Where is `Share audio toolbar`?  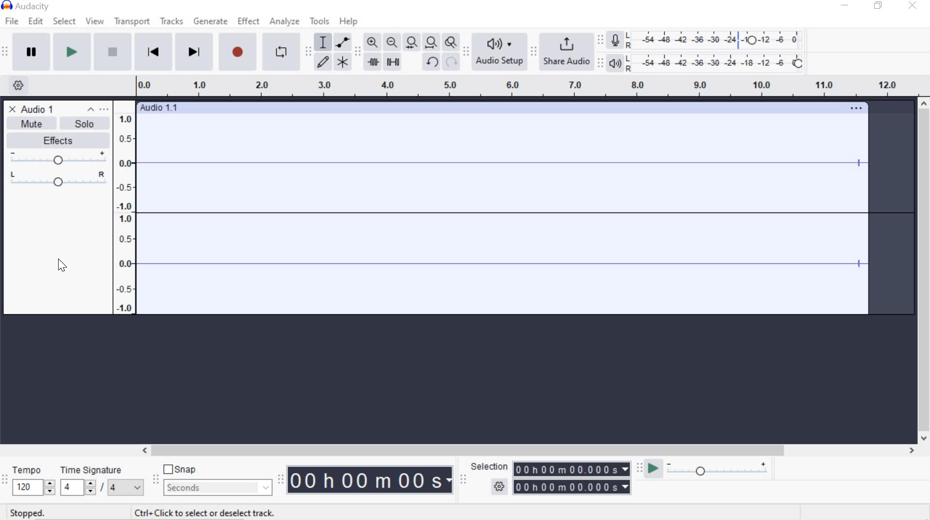
Share audio toolbar is located at coordinates (533, 51).